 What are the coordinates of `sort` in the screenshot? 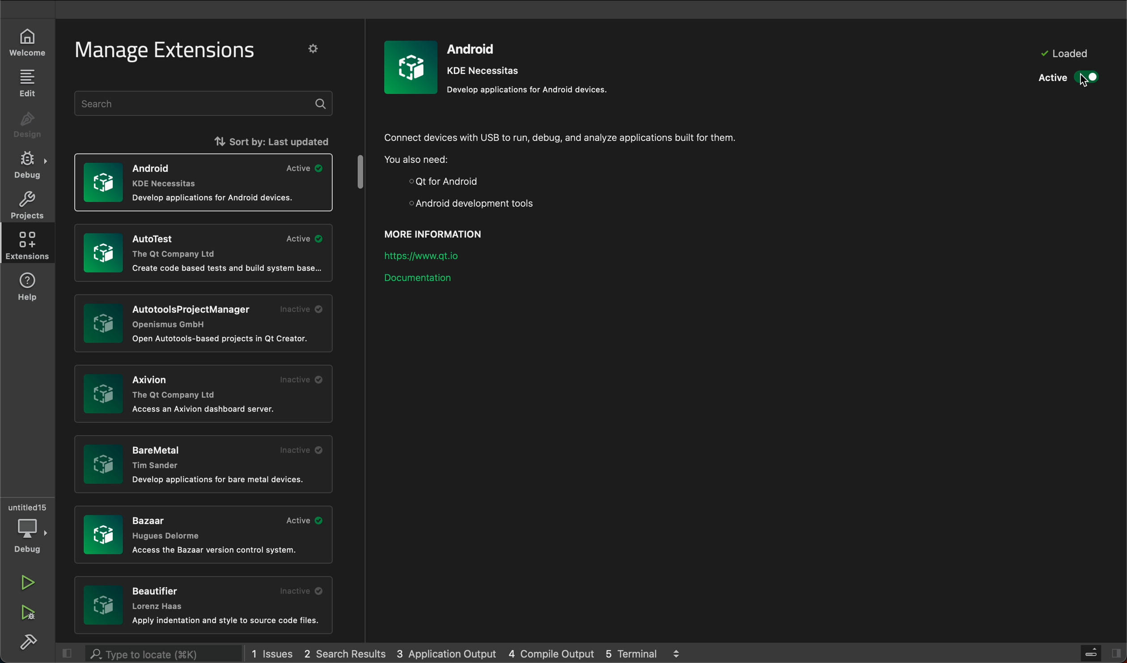 It's located at (242, 140).